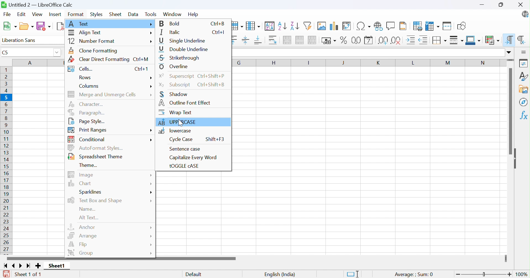 Image resolution: width=530 pixels, height=278 pixels. Describe the element at coordinates (384, 41) in the screenshot. I see `Add decimal place` at that location.